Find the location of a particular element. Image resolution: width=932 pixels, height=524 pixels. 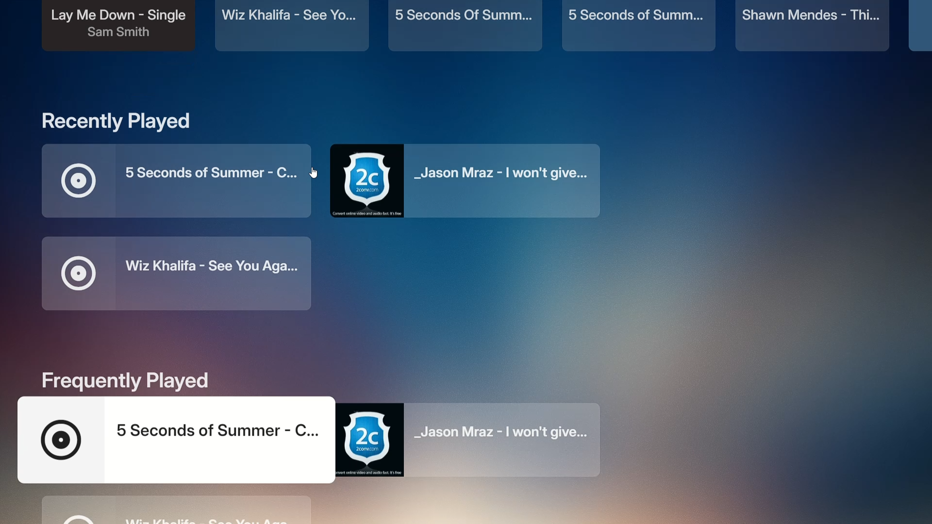

Jason Mraz is located at coordinates (476, 440).